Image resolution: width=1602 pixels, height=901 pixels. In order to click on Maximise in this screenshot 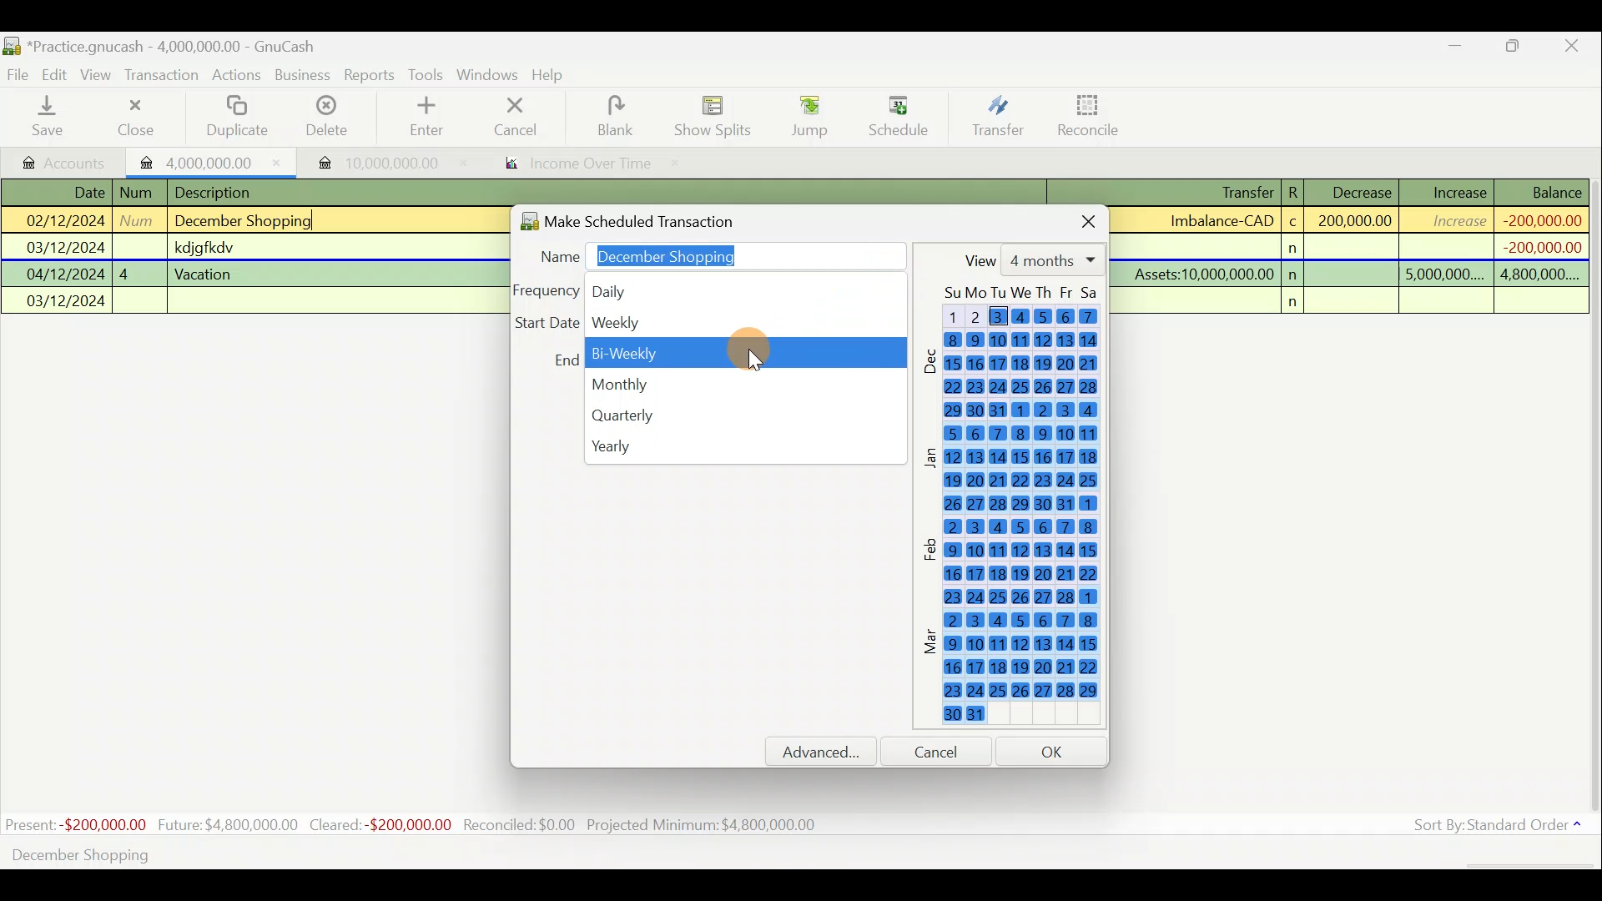, I will do `click(1514, 48)`.